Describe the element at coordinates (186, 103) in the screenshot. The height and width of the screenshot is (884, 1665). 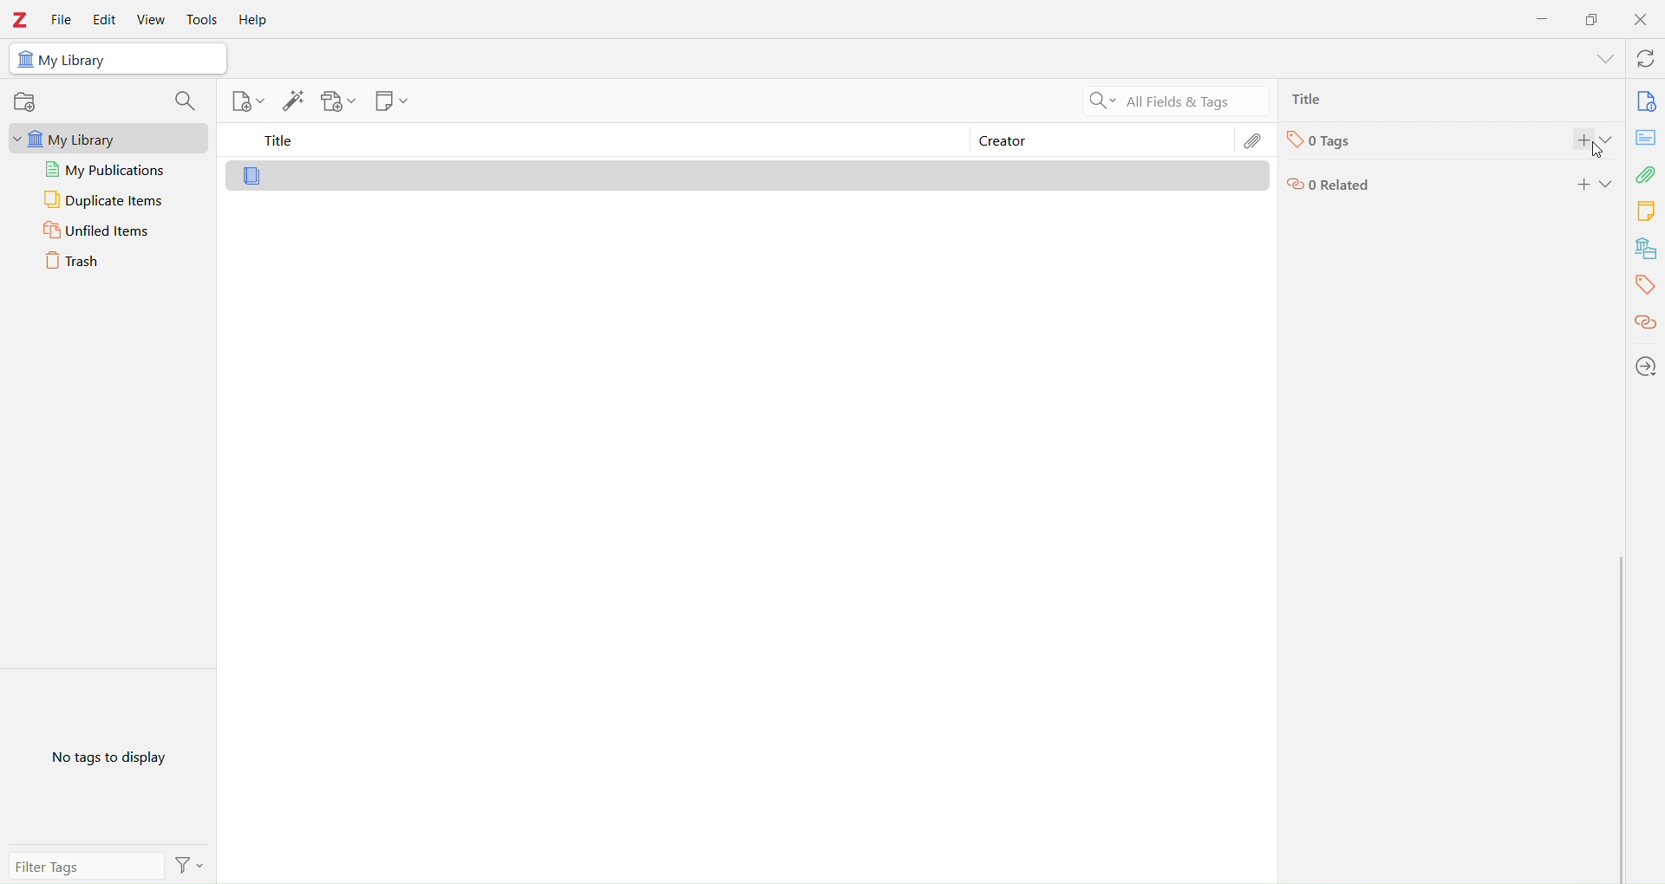
I see `search` at that location.